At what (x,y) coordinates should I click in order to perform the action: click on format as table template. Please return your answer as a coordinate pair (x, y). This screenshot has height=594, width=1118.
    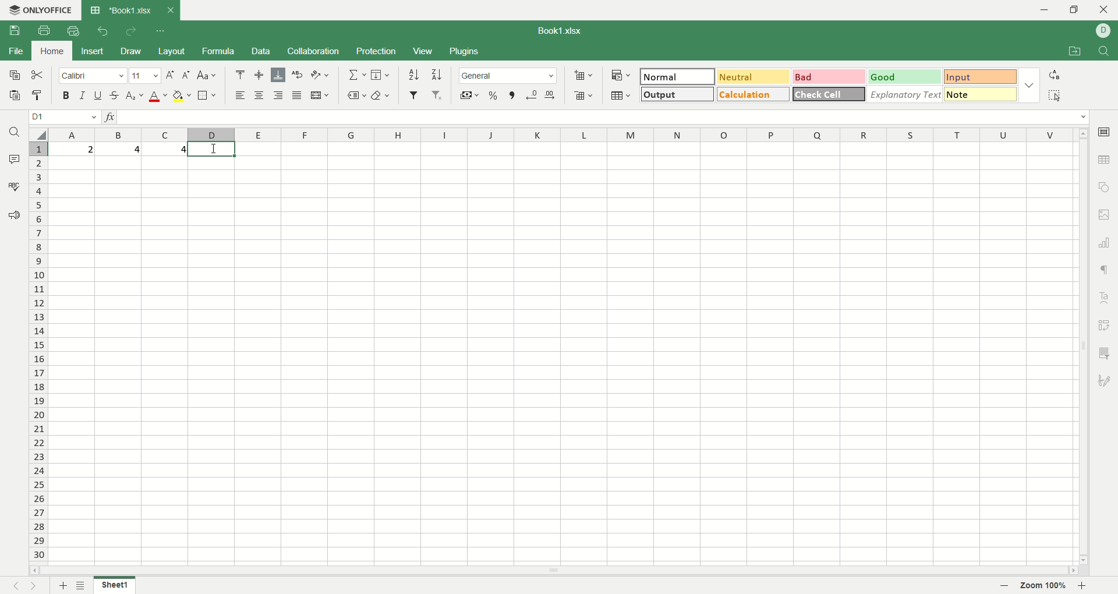
    Looking at the image, I should click on (620, 97).